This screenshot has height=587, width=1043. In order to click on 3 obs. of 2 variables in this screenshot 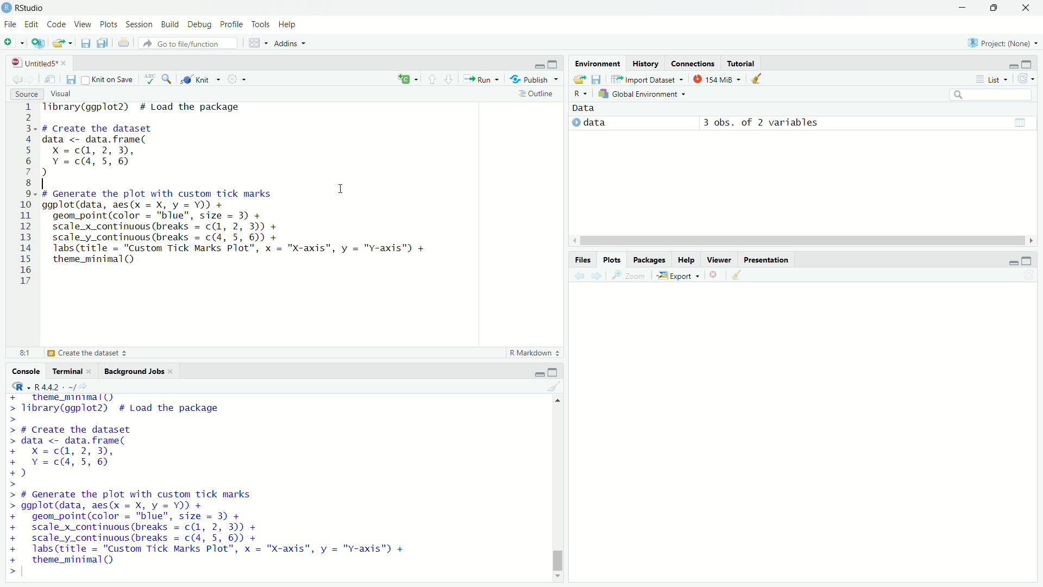, I will do `click(765, 123)`.